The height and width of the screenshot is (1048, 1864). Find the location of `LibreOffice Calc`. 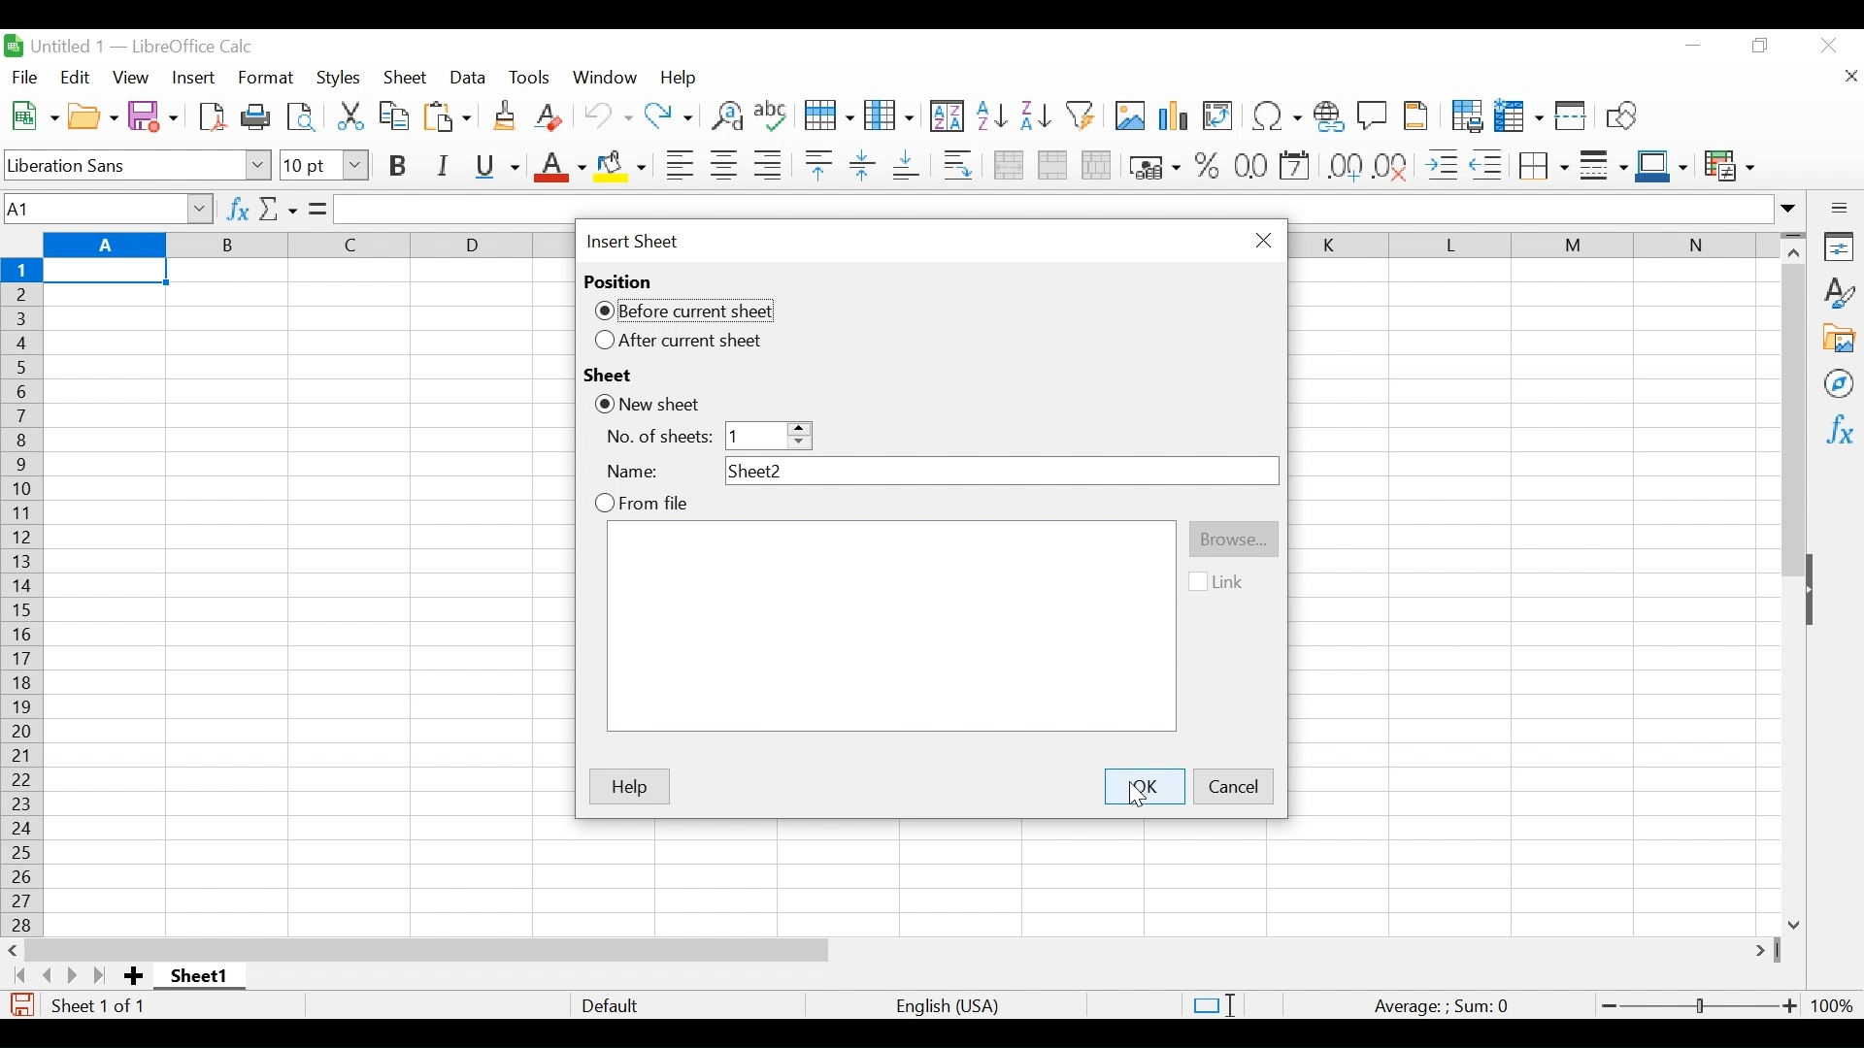

LibreOffice Calc is located at coordinates (190, 48).